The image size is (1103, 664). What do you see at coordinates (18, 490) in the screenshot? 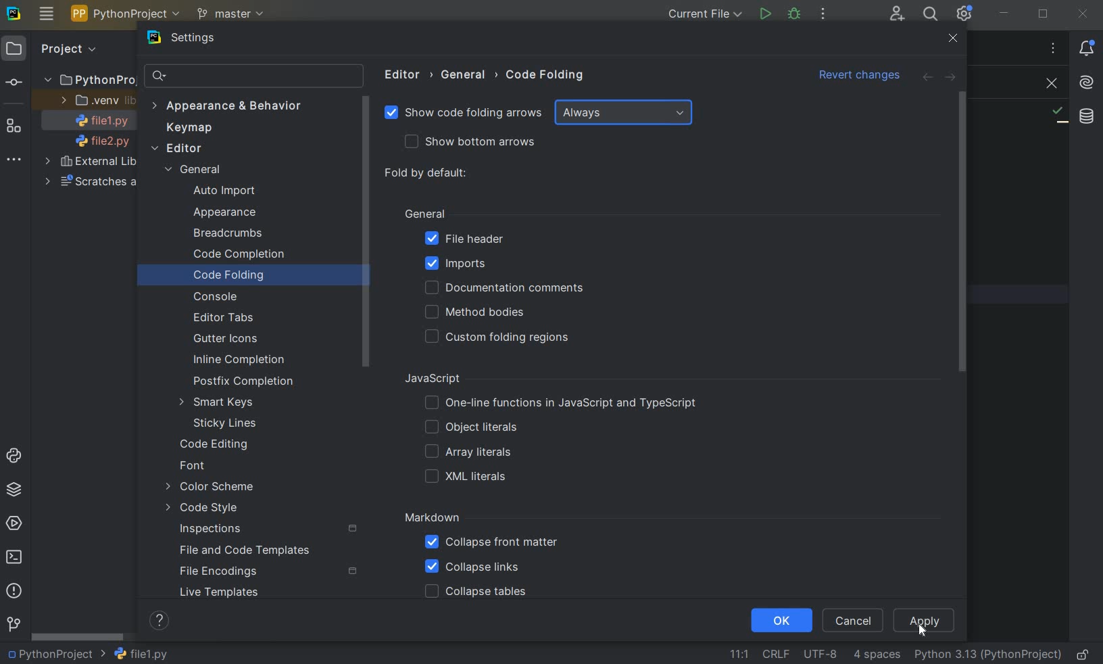
I see `PYTHON PACKAGES` at bounding box center [18, 490].